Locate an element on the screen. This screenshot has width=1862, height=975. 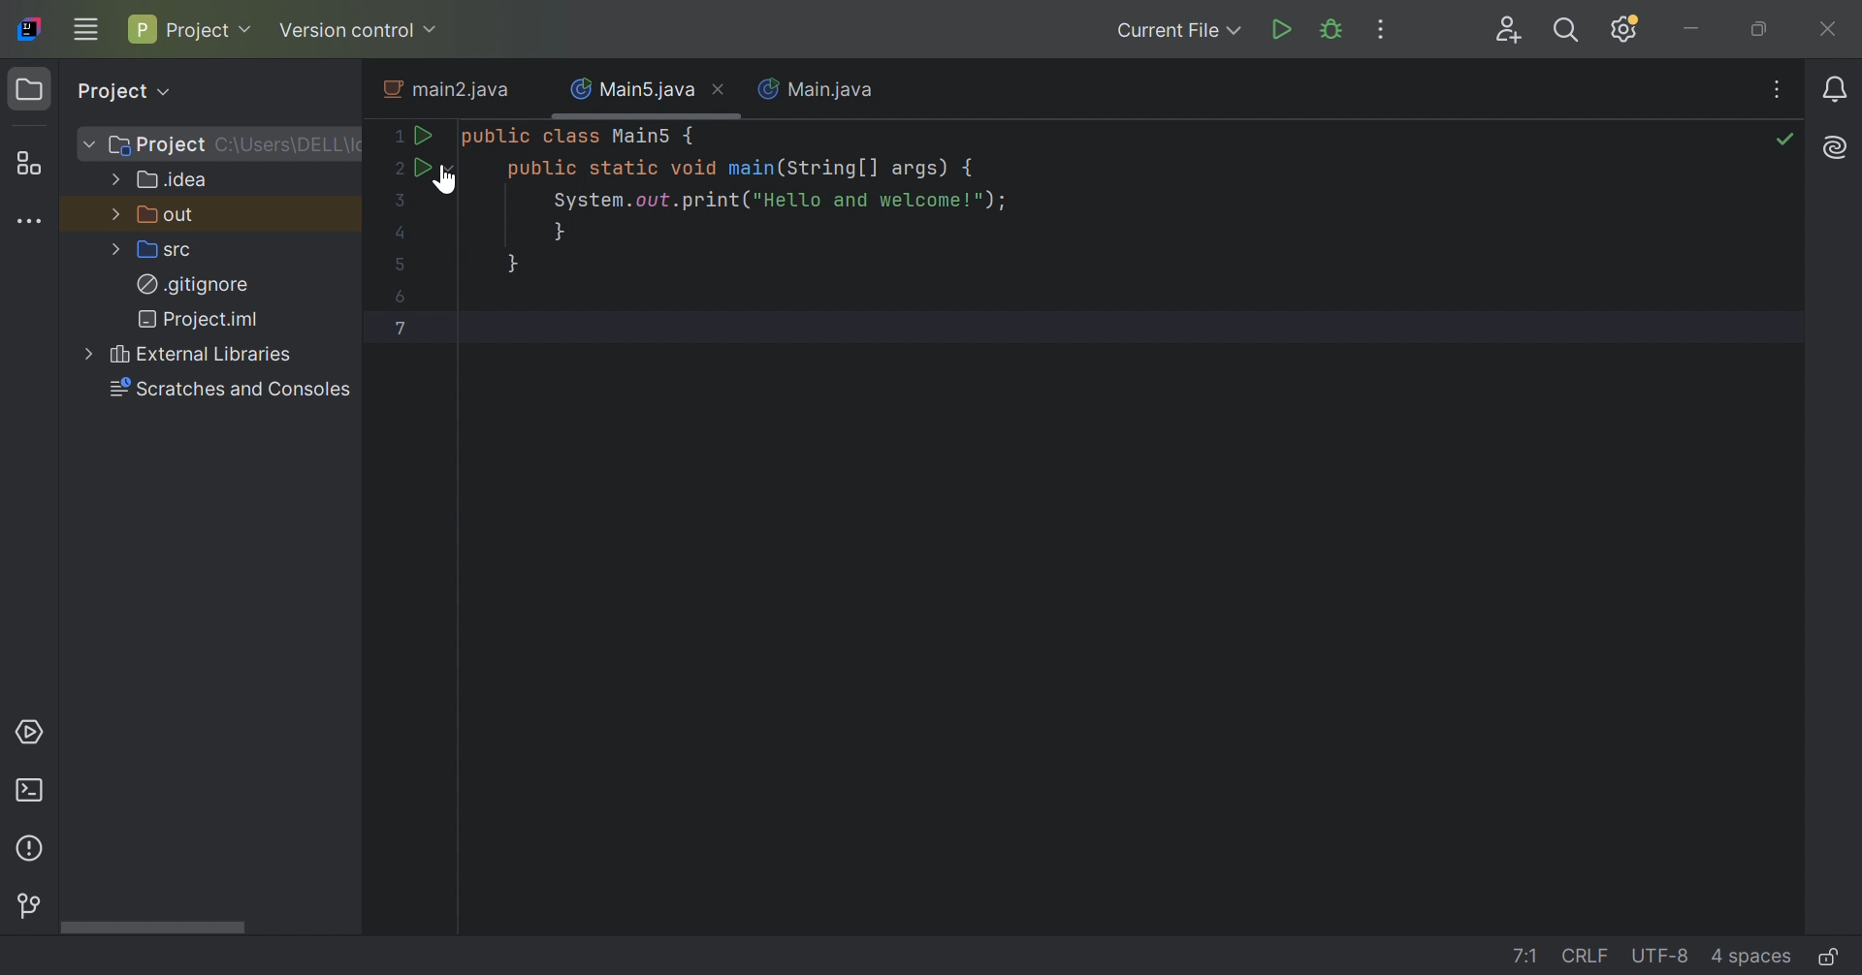
} is located at coordinates (562, 232).